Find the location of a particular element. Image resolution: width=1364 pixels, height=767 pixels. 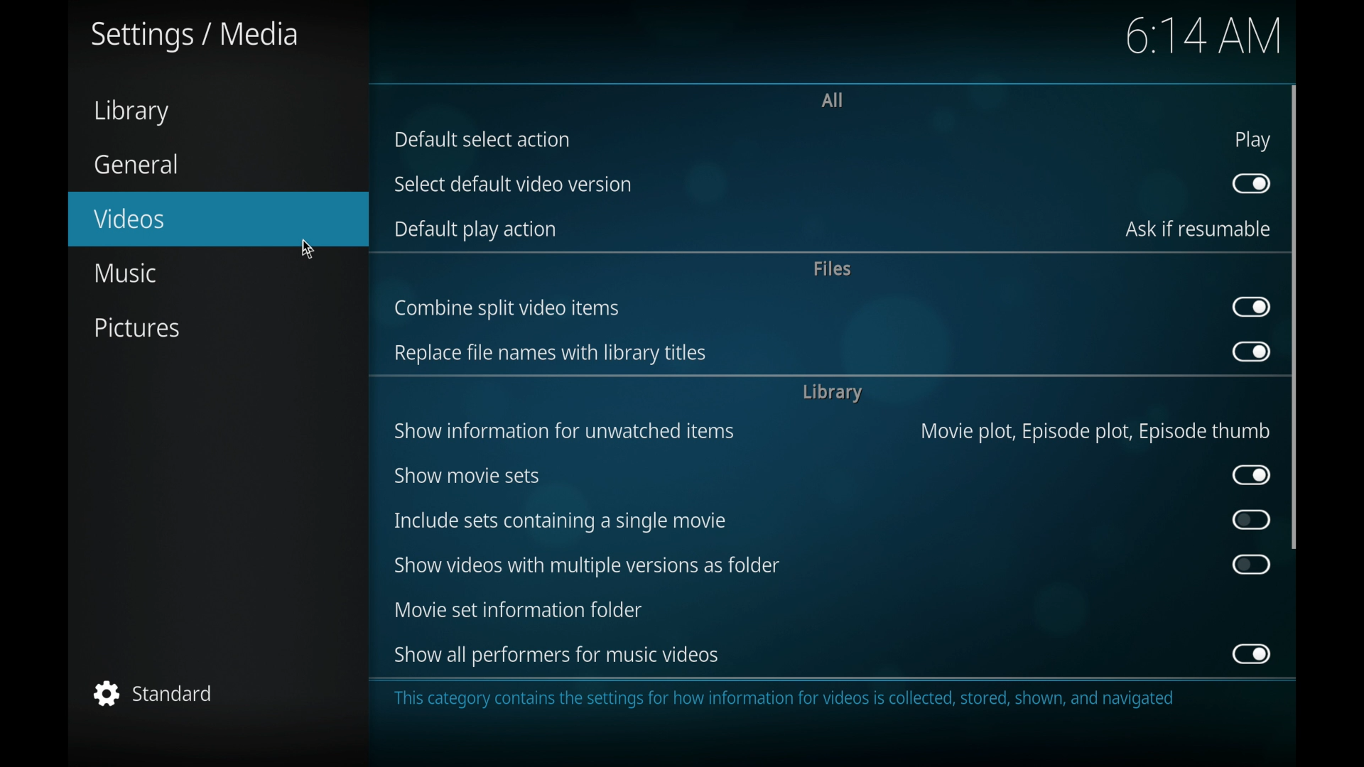

standard is located at coordinates (154, 693).